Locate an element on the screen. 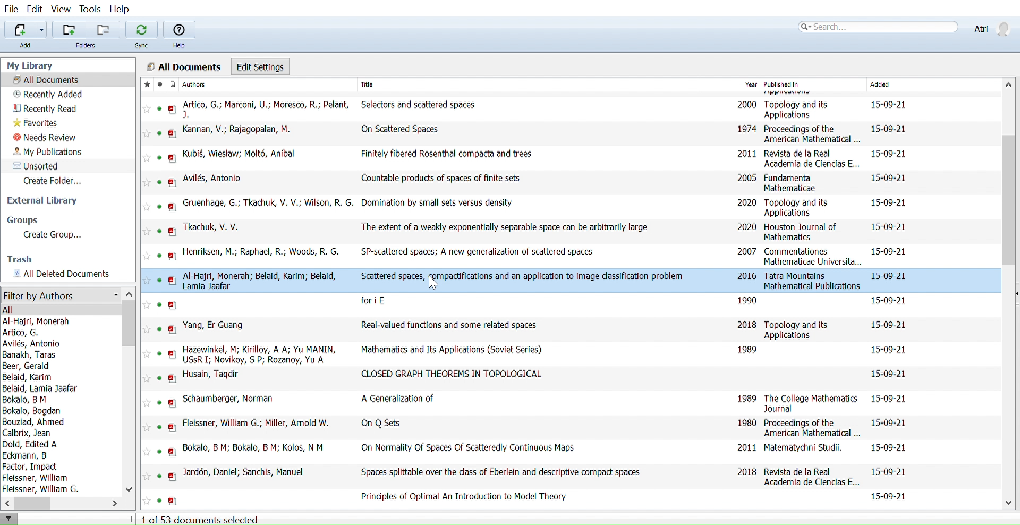  Trash is located at coordinates (24, 258).